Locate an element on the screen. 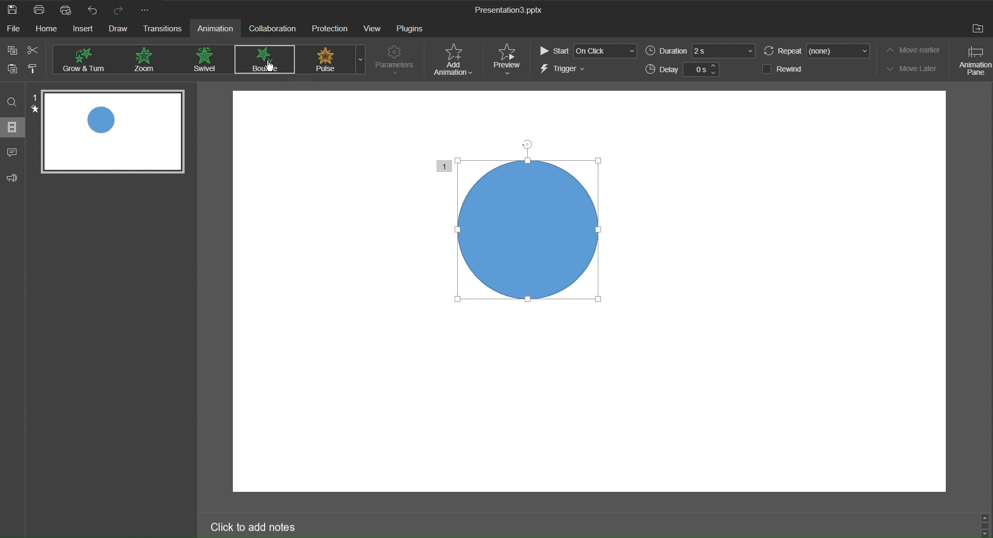 The height and width of the screenshot is (538, 993). Cut is located at coordinates (36, 51).